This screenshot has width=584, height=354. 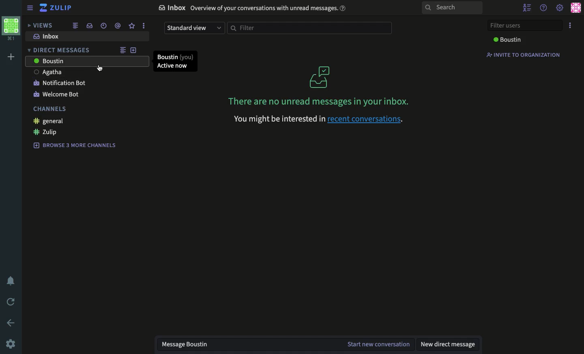 What do you see at coordinates (132, 26) in the screenshot?
I see `favorite` at bounding box center [132, 26].